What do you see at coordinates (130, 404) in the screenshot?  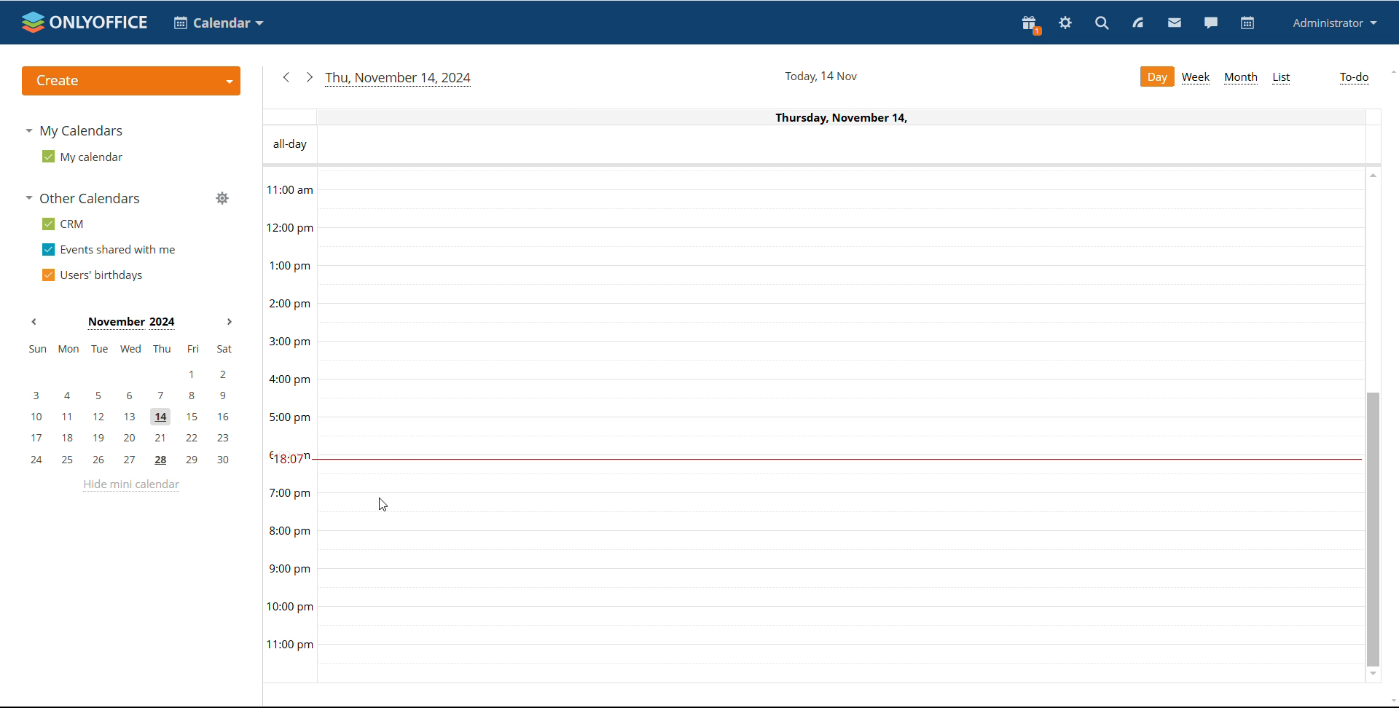 I see `mini calendar` at bounding box center [130, 404].